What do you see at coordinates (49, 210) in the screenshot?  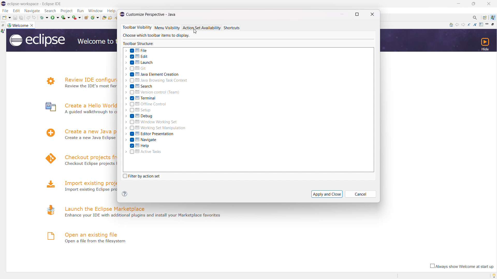 I see `logo` at bounding box center [49, 210].